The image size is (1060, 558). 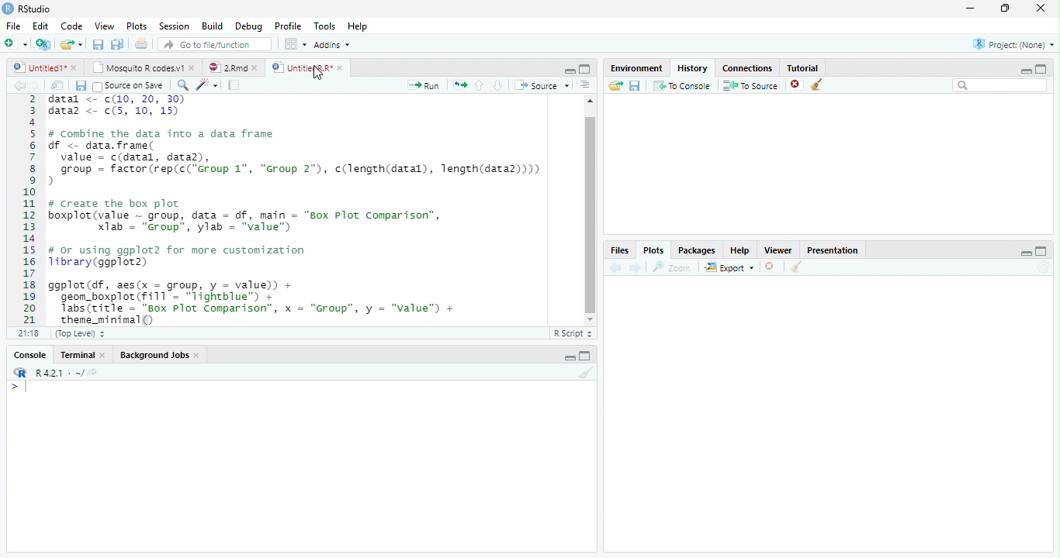 What do you see at coordinates (971, 8) in the screenshot?
I see `minimize` at bounding box center [971, 8].